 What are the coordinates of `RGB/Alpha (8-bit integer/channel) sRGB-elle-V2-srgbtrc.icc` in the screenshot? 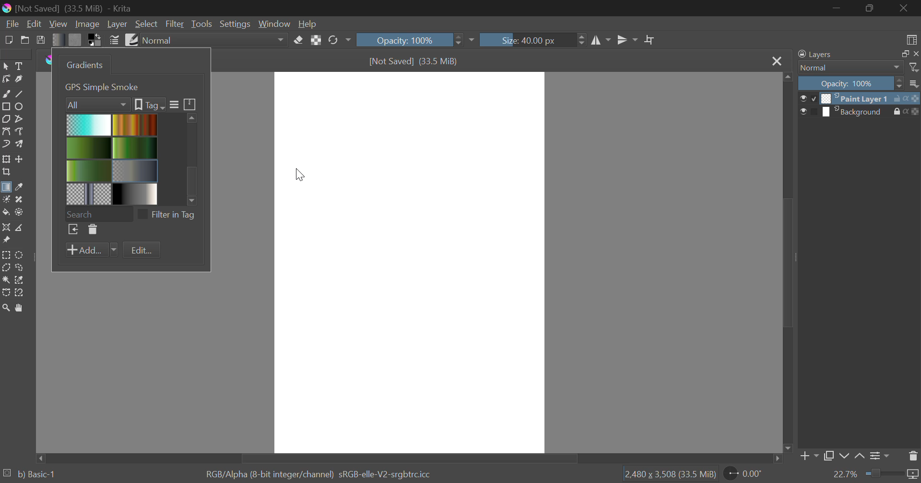 It's located at (322, 473).